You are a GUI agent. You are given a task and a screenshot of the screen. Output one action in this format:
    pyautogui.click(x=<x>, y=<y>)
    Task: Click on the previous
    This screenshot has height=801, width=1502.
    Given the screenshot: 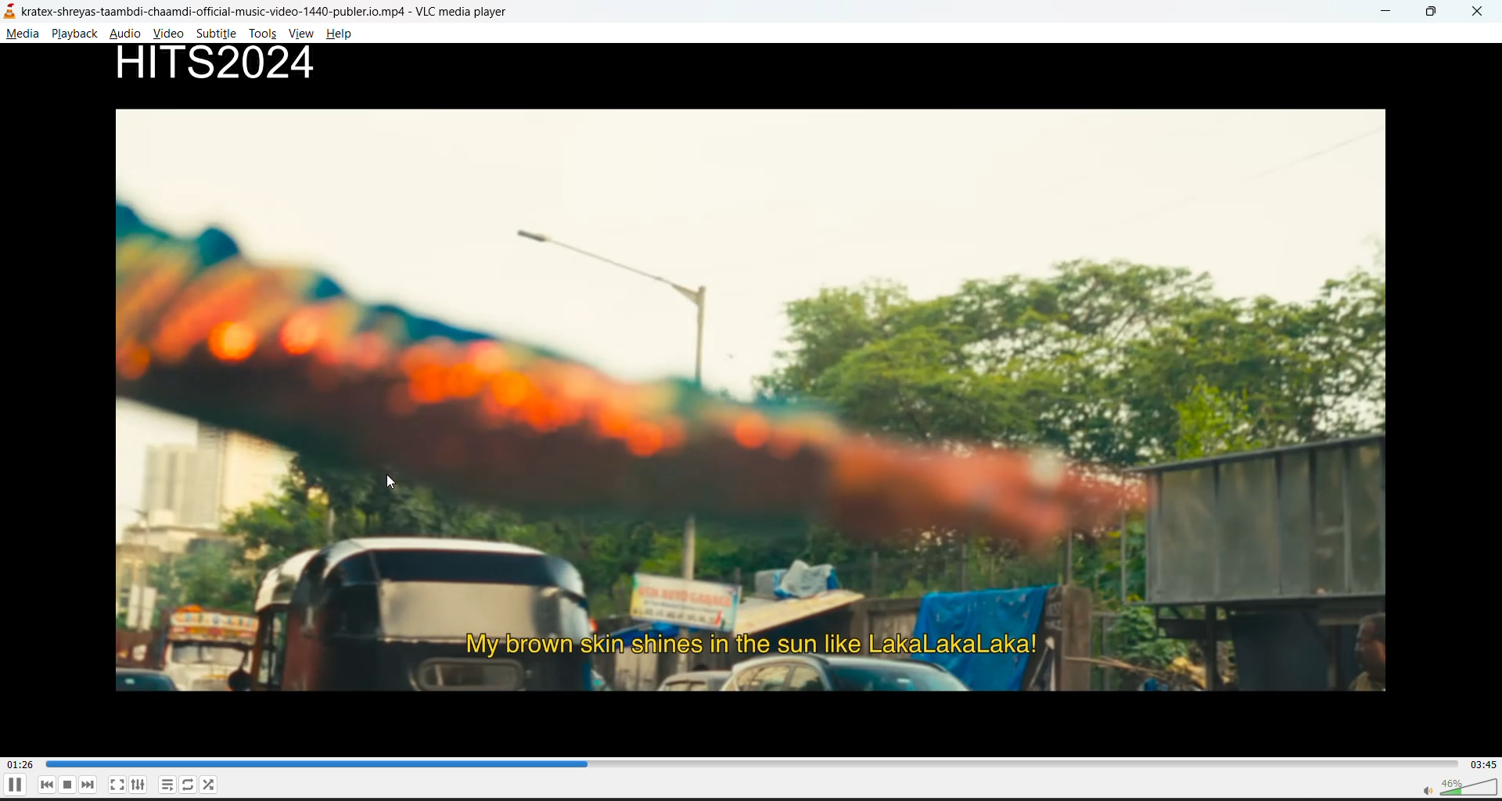 What is the action you would take?
    pyautogui.click(x=49, y=785)
    